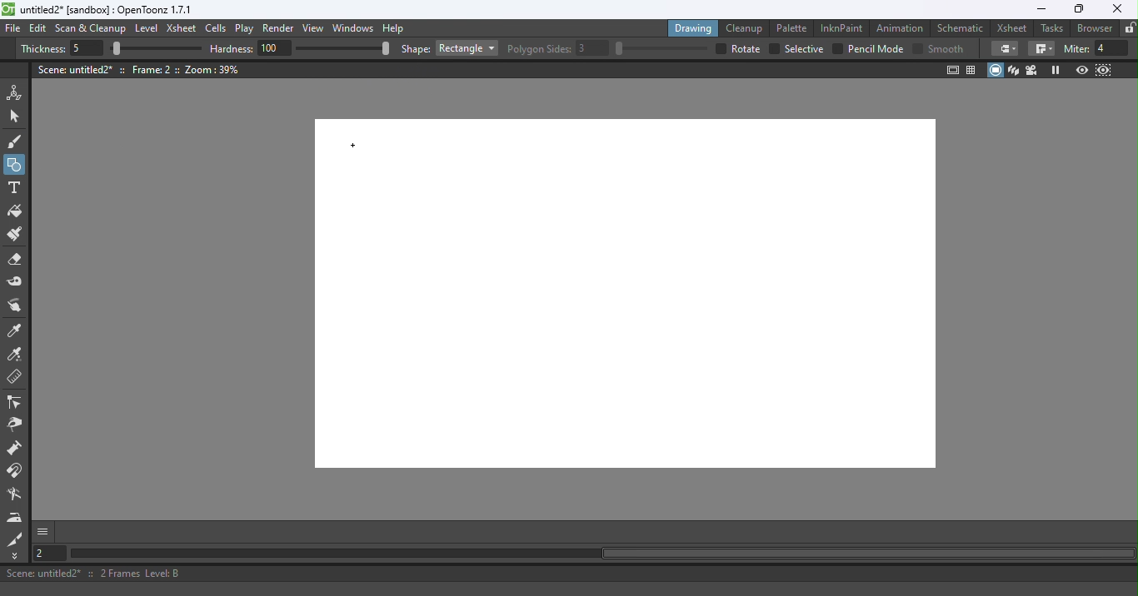  What do you see at coordinates (837, 48) in the screenshot?
I see `checkbox` at bounding box center [837, 48].